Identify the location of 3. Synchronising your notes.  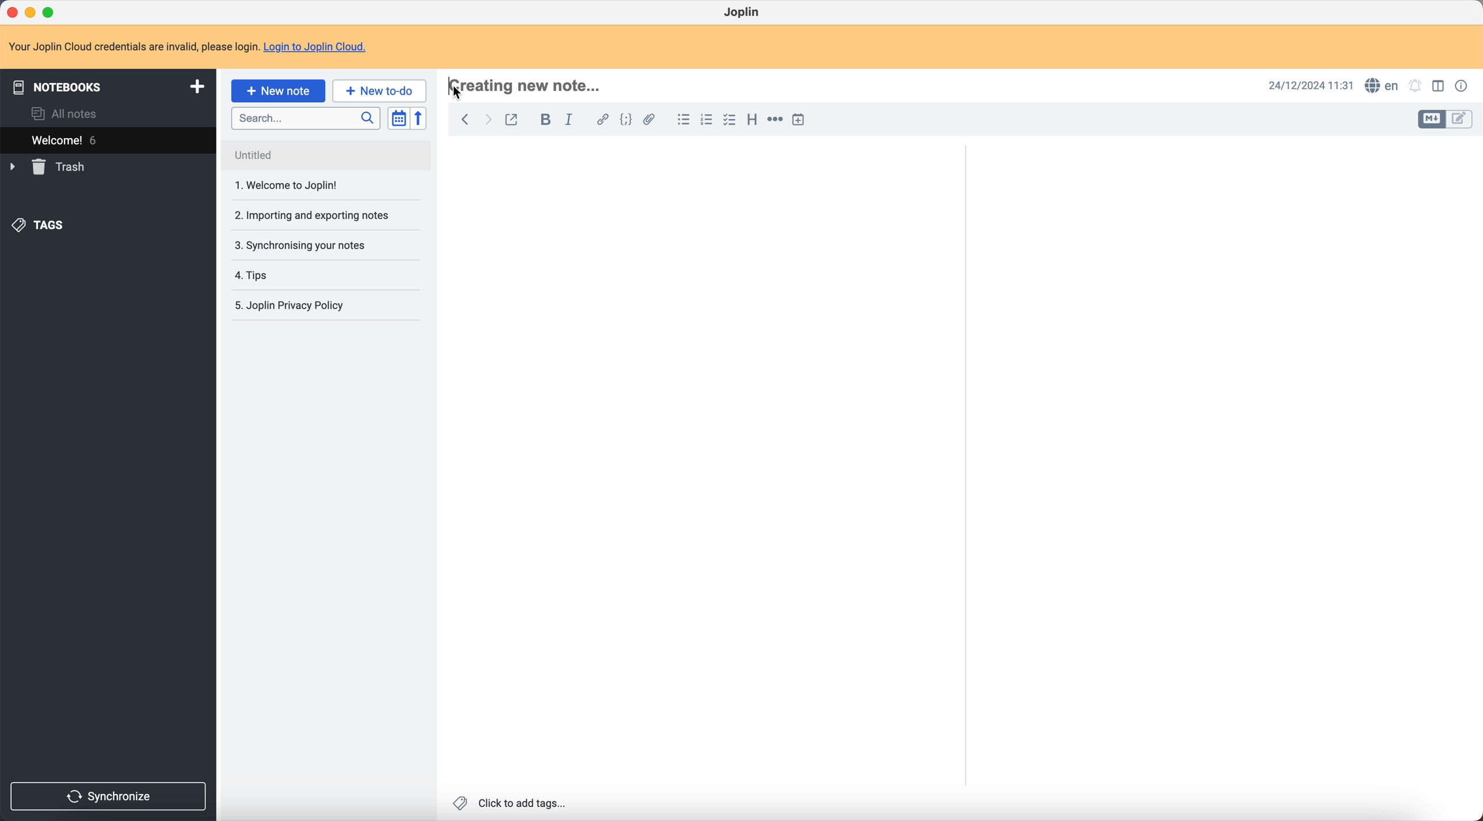
(304, 245).